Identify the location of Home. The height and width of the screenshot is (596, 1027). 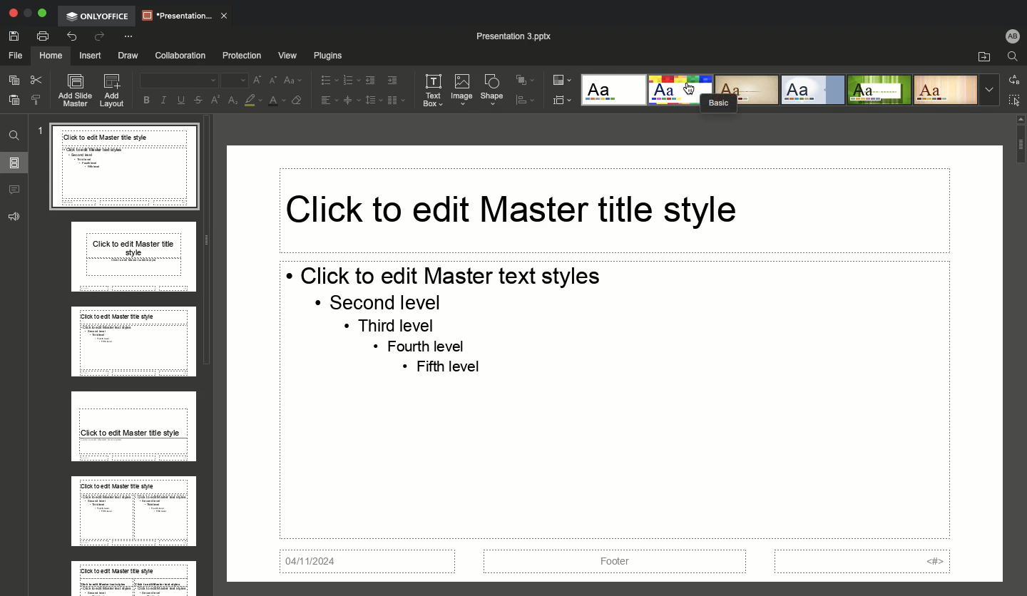
(49, 56).